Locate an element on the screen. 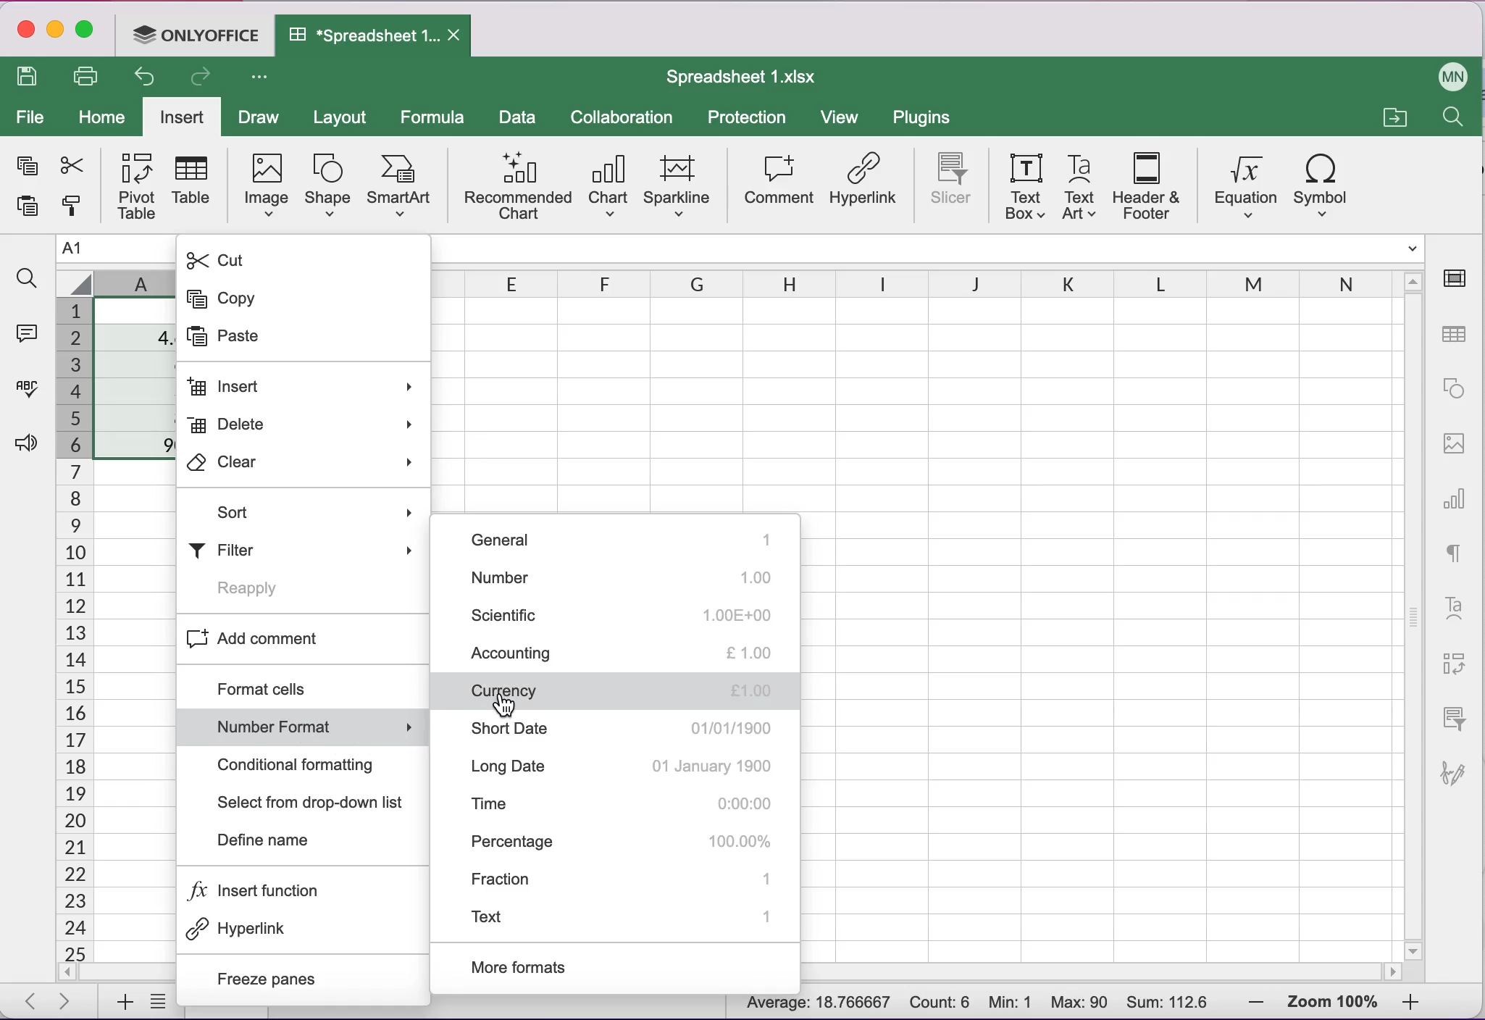  Sort is located at coordinates (301, 511).